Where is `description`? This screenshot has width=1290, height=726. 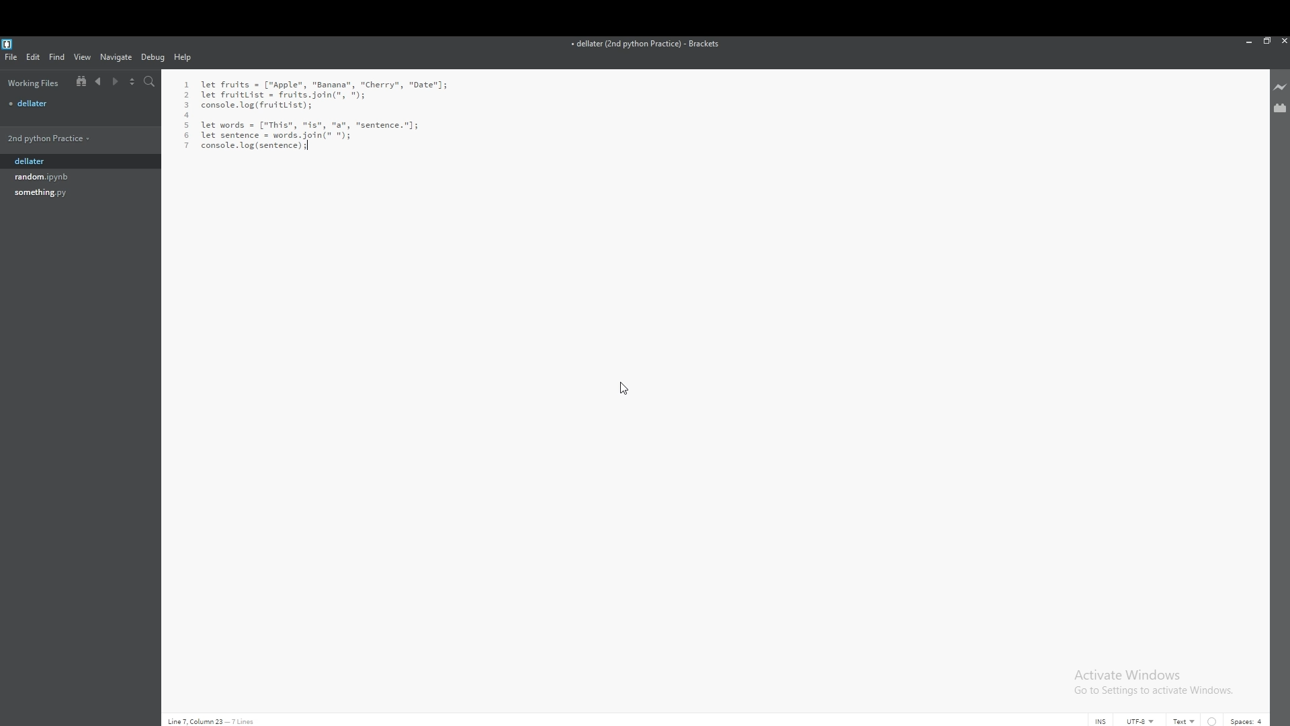
description is located at coordinates (212, 721).